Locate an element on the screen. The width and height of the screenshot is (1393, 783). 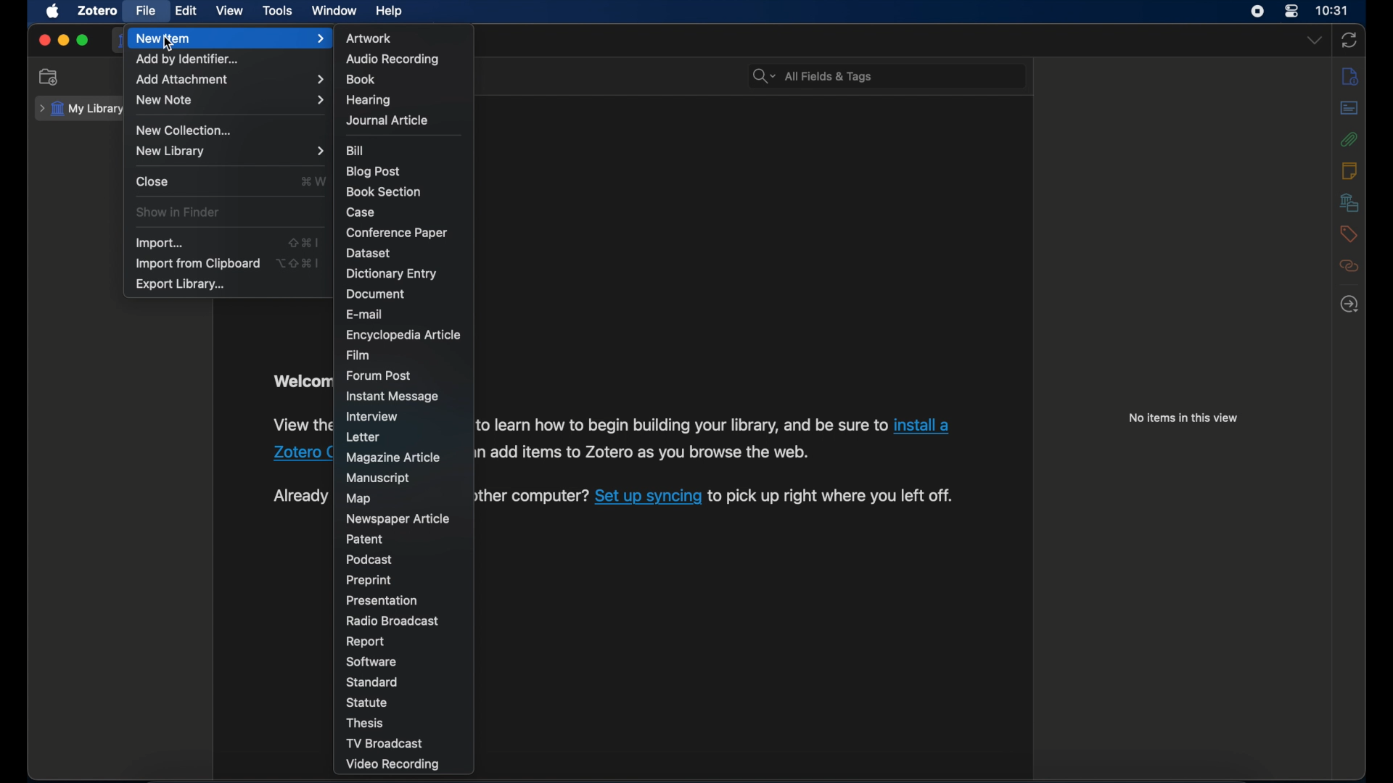
interview is located at coordinates (371, 417).